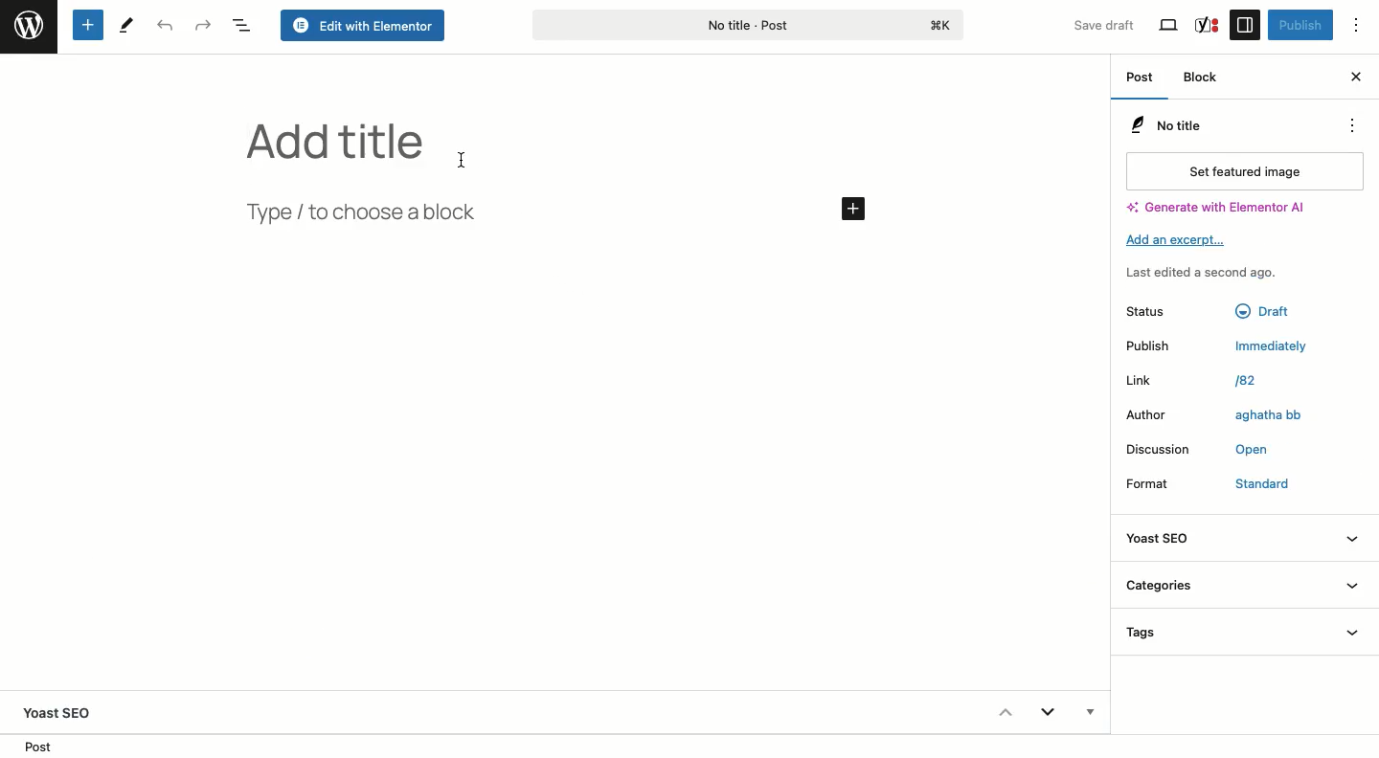 This screenshot has width=1379, height=758. I want to click on Document overview, so click(242, 27).